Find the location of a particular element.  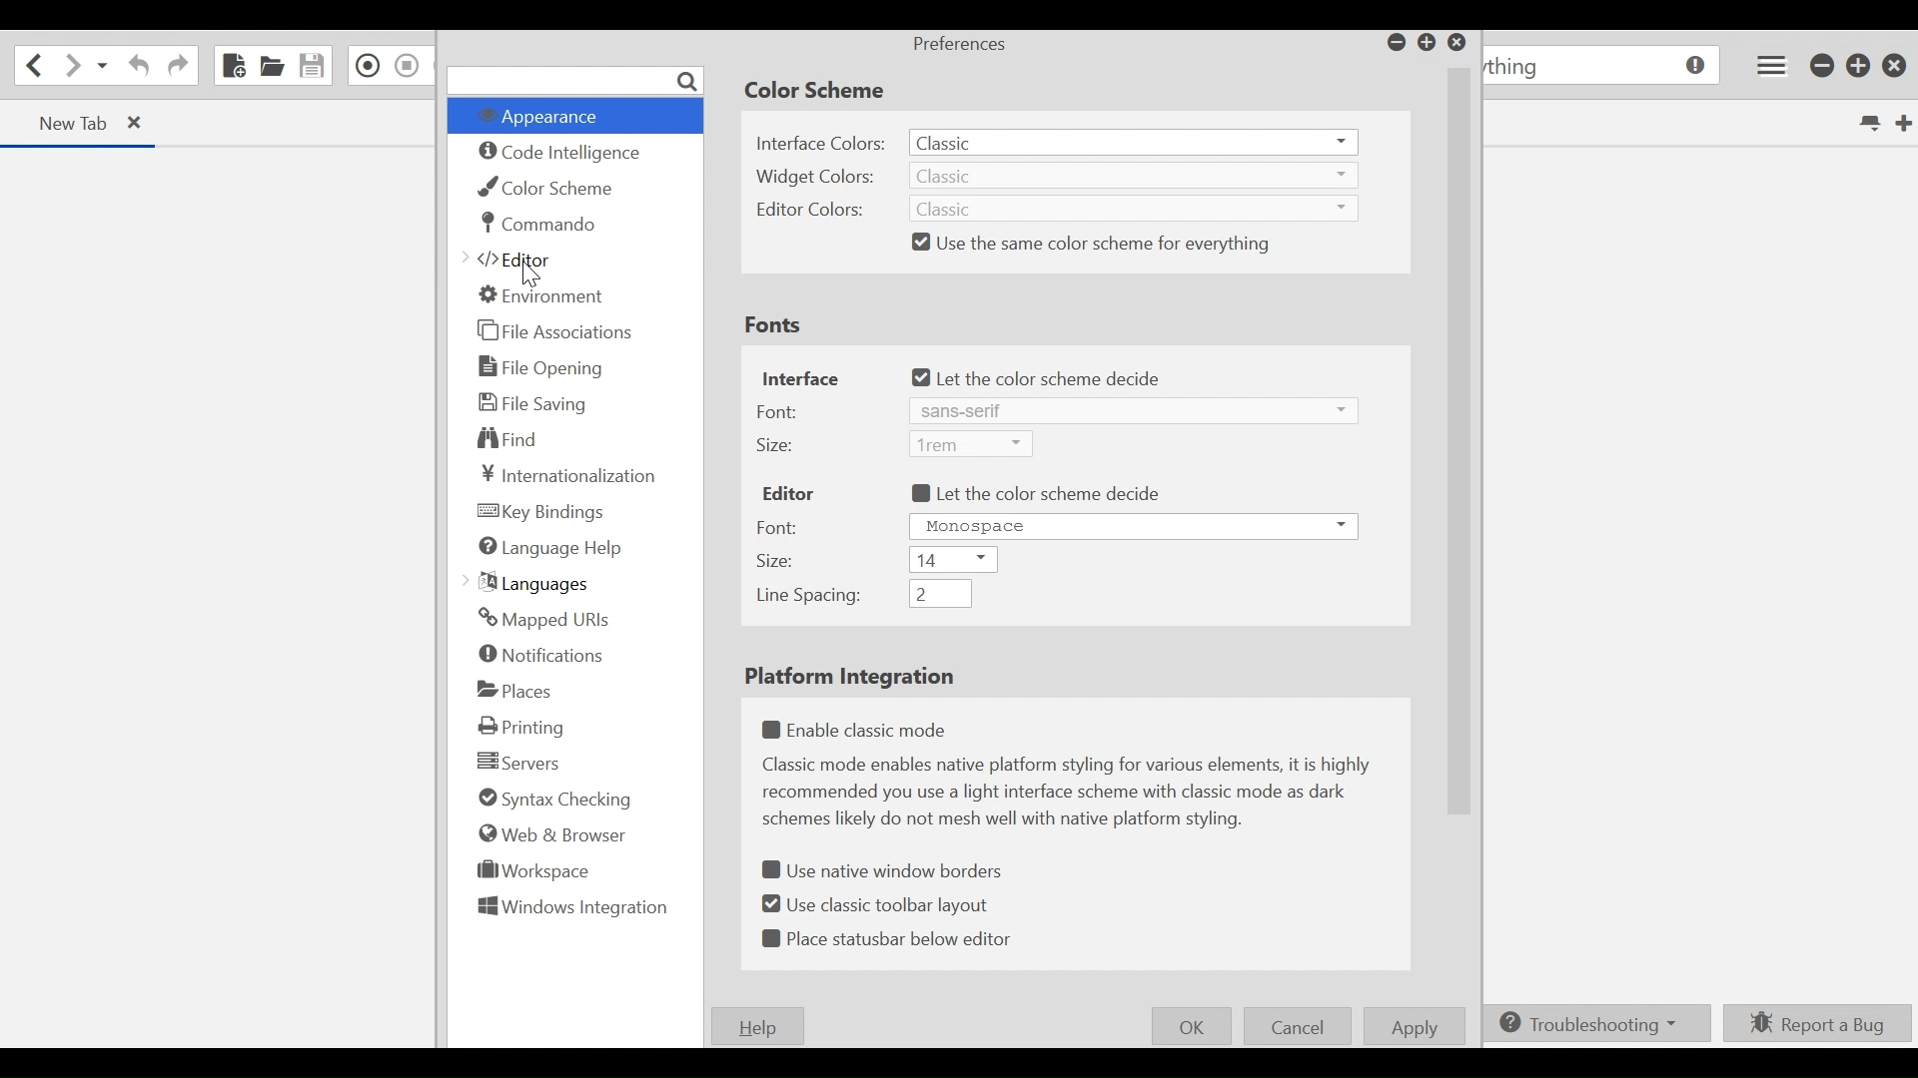

Redo last action is located at coordinates (177, 66).